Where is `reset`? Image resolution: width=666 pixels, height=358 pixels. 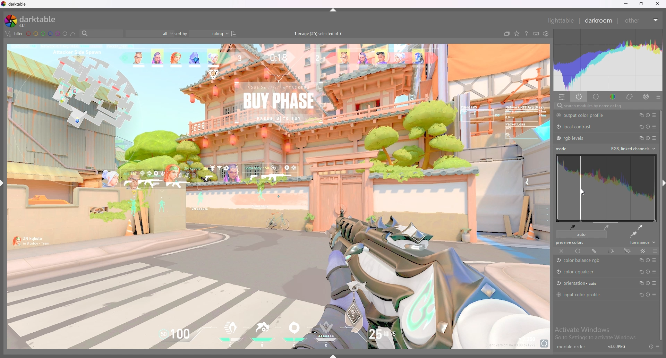
reset is located at coordinates (648, 115).